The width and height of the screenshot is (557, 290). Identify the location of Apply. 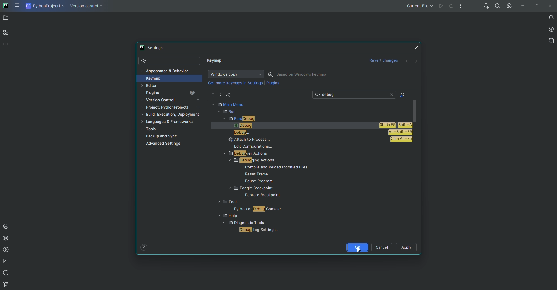
(407, 248).